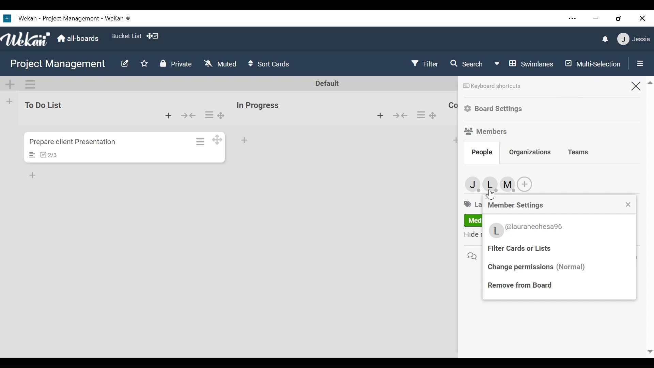 Image resolution: width=654 pixels, height=368 pixels. Describe the element at coordinates (591, 65) in the screenshot. I see `multi selection` at that location.